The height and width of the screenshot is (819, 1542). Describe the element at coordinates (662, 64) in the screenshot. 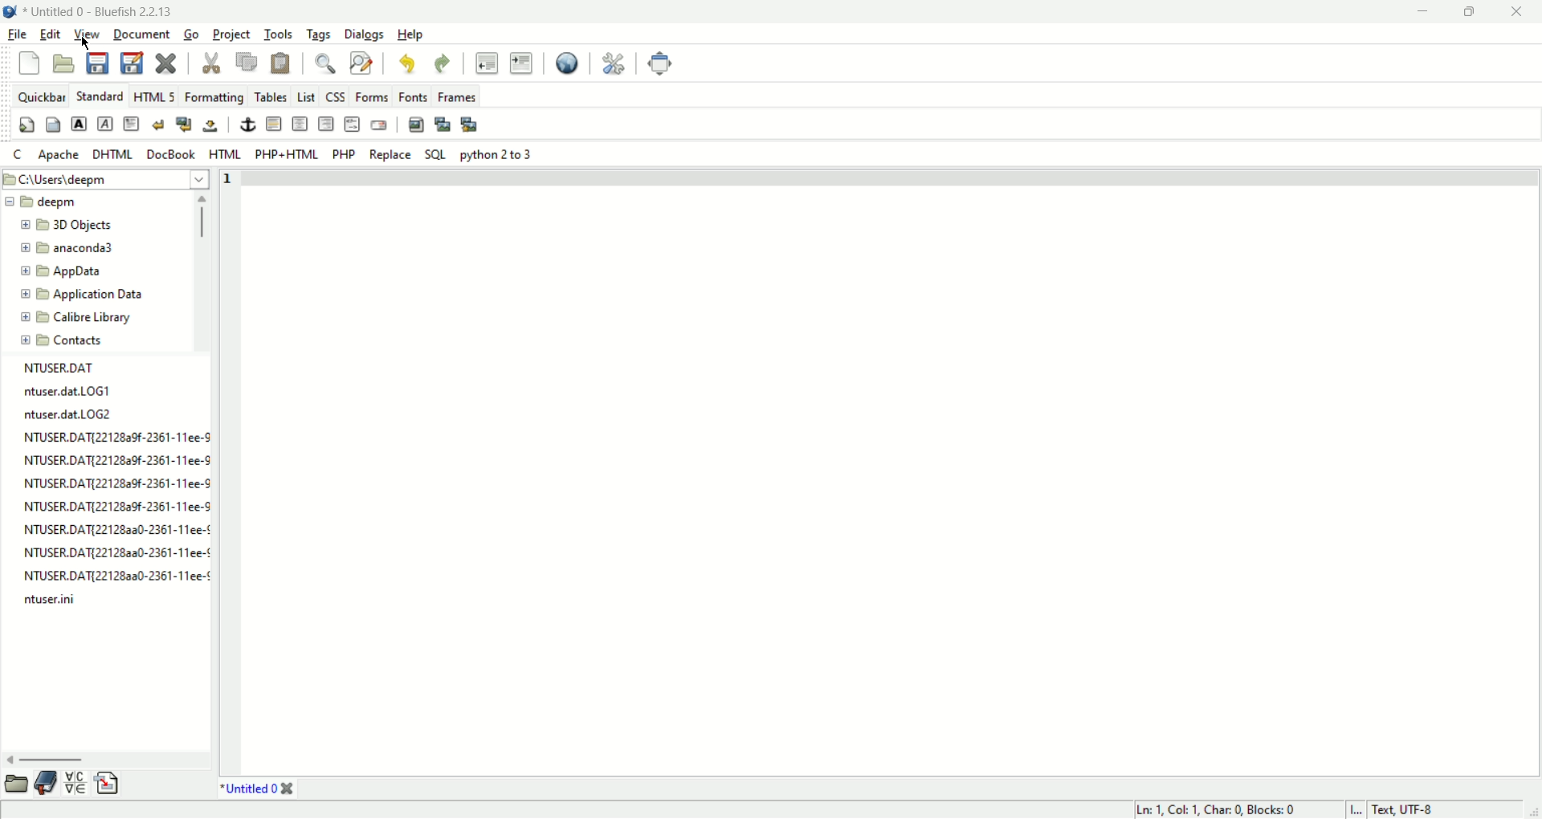

I see `fullscreen` at that location.